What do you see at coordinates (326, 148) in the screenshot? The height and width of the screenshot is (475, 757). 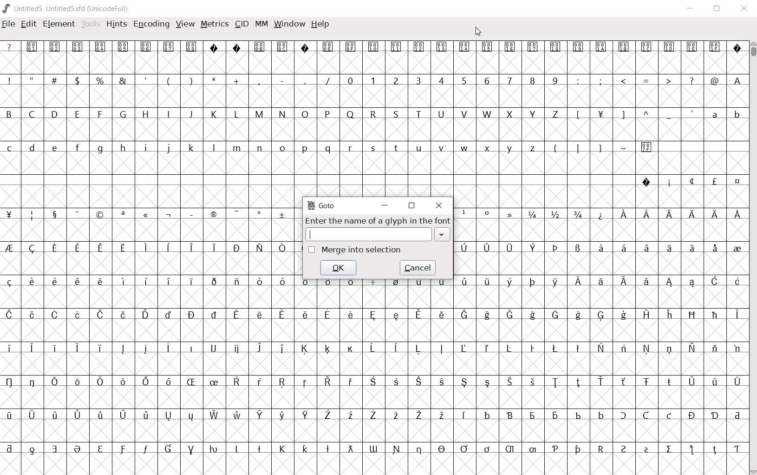 I see `q` at bounding box center [326, 148].